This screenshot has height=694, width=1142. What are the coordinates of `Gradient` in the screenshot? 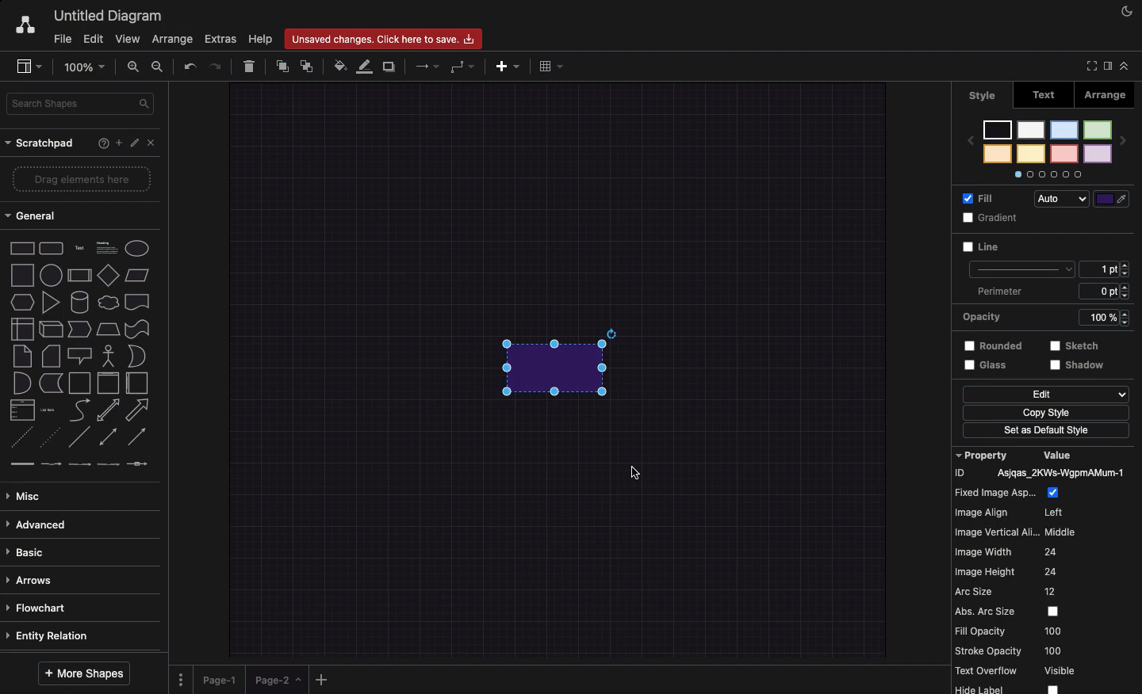 It's located at (993, 218).